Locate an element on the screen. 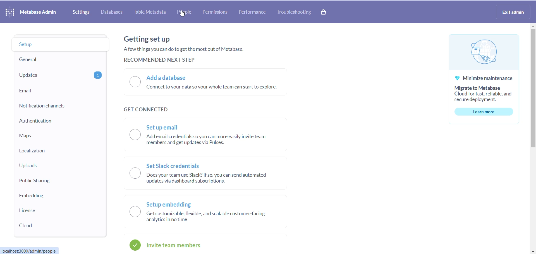  logo is located at coordinates (483, 49).